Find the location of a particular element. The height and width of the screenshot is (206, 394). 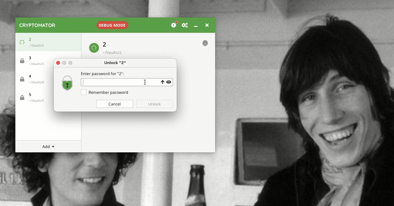

Cryptomator is located at coordinates (38, 25).